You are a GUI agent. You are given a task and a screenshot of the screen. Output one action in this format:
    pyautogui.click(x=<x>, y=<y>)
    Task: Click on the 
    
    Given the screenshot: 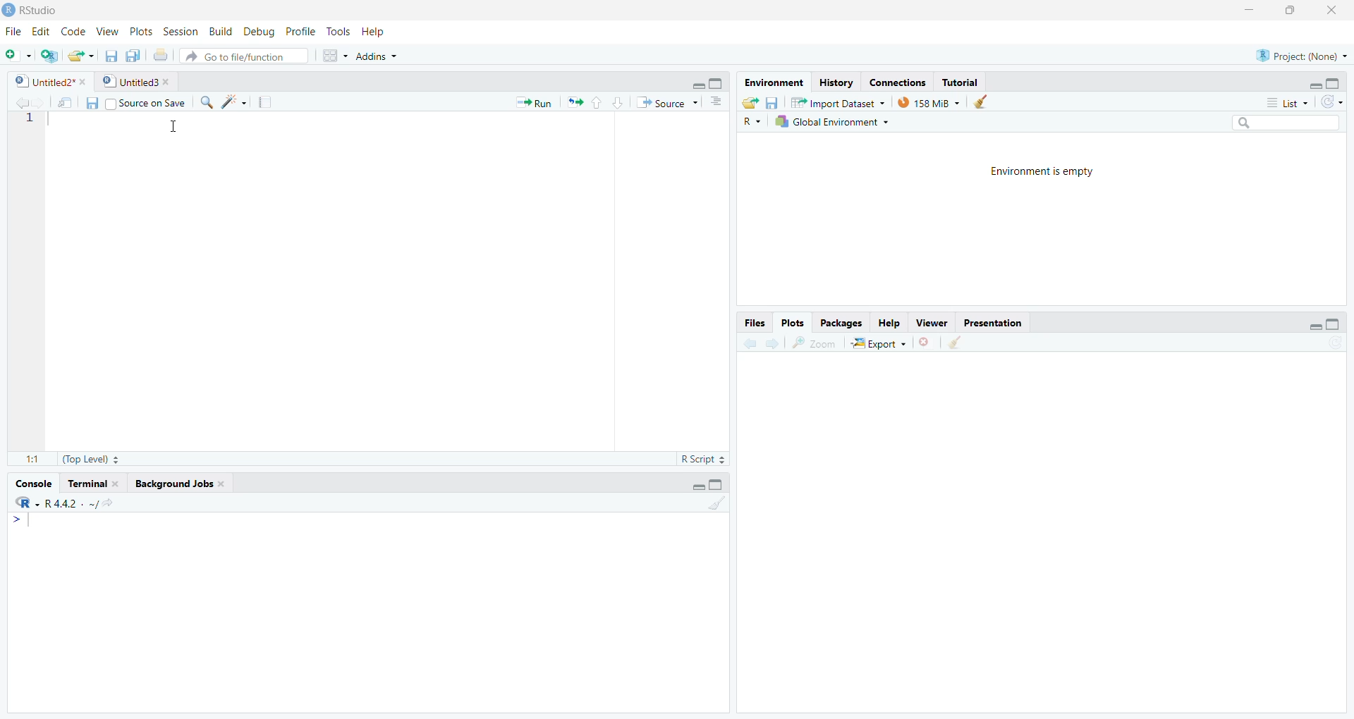 What is the action you would take?
    pyautogui.click(x=772, y=102)
    